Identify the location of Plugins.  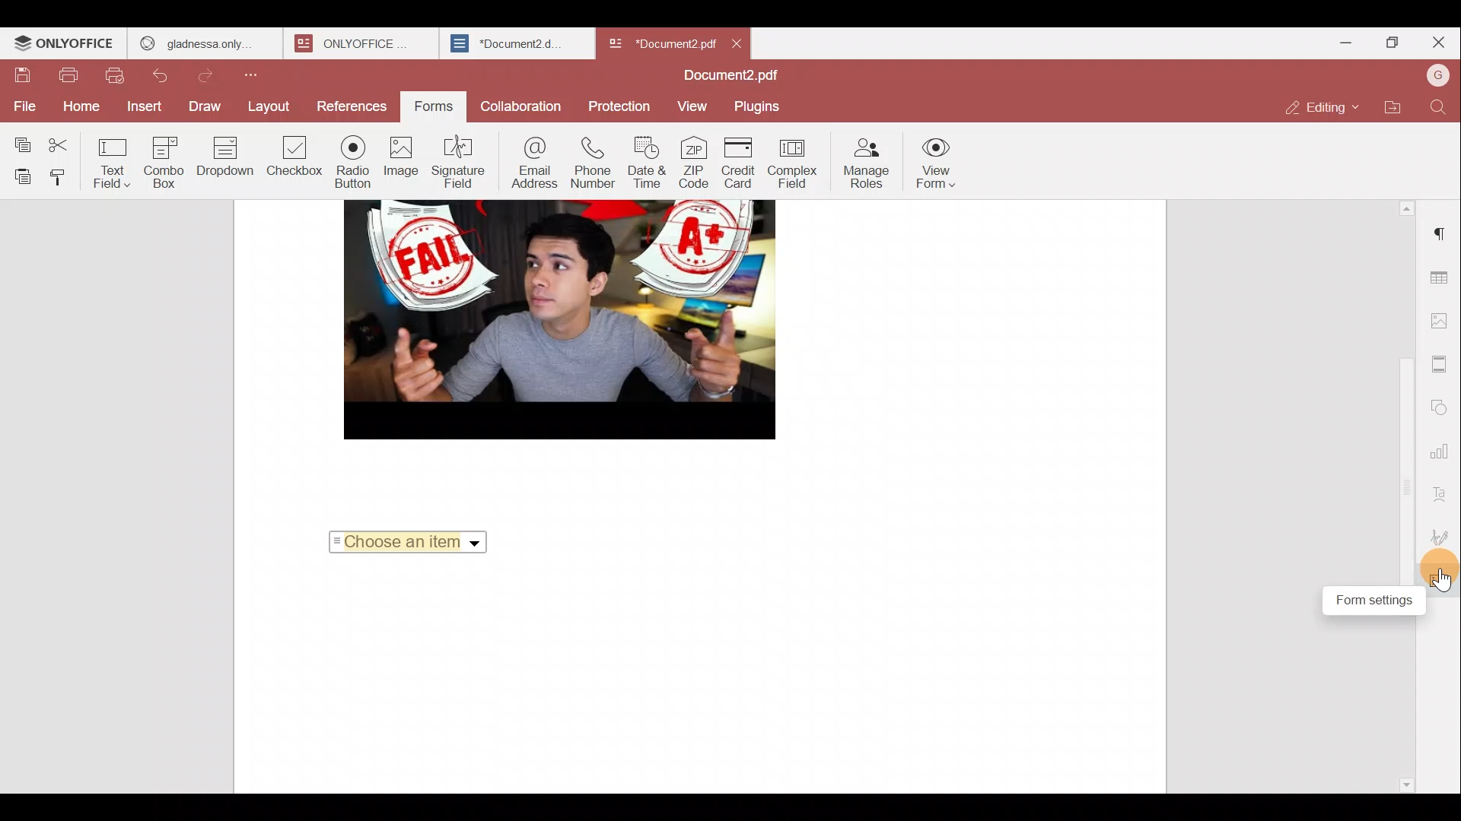
(759, 106).